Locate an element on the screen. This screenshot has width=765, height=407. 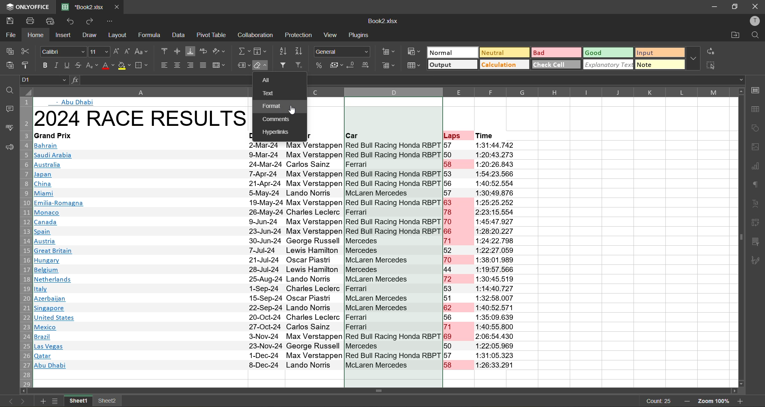
calculation is located at coordinates (504, 65).